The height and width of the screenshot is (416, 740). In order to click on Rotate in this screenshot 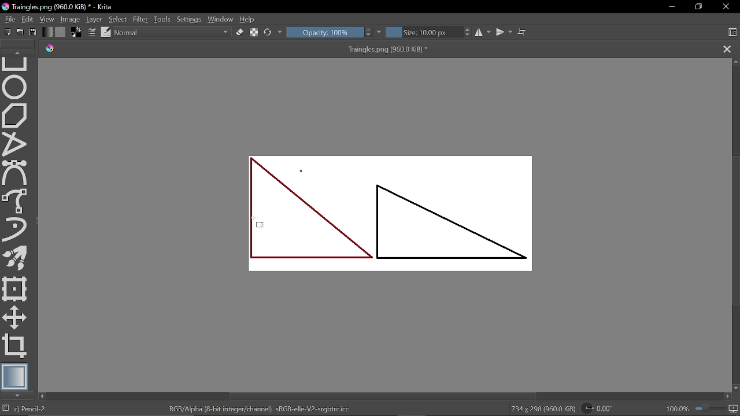, I will do `click(600, 408)`.